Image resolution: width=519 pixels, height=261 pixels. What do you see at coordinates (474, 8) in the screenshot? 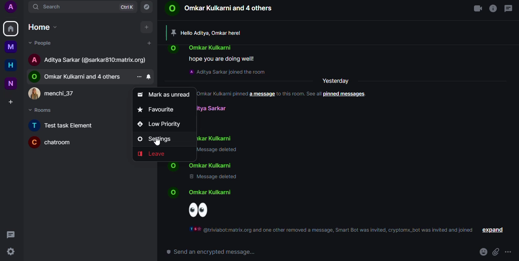
I see `video call` at bounding box center [474, 8].